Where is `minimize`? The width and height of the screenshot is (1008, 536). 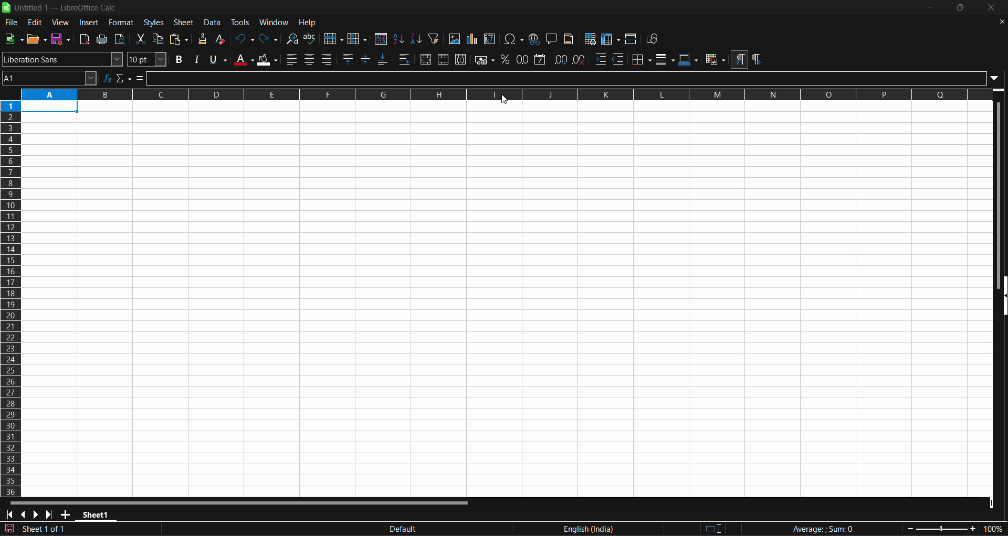 minimize is located at coordinates (930, 8).